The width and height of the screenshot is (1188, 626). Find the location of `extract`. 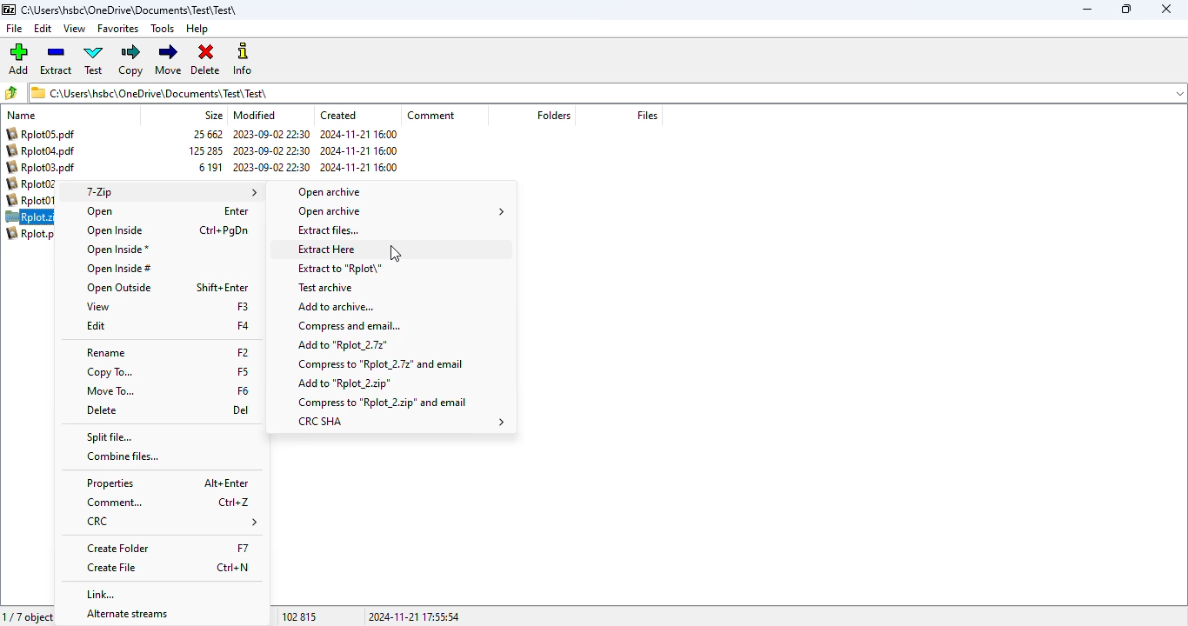

extract is located at coordinates (57, 59).